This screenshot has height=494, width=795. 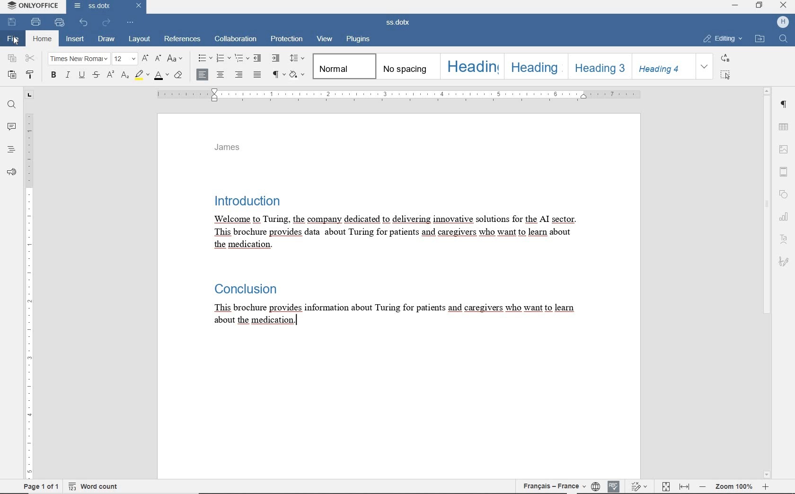 I want to click on REDO, so click(x=106, y=23).